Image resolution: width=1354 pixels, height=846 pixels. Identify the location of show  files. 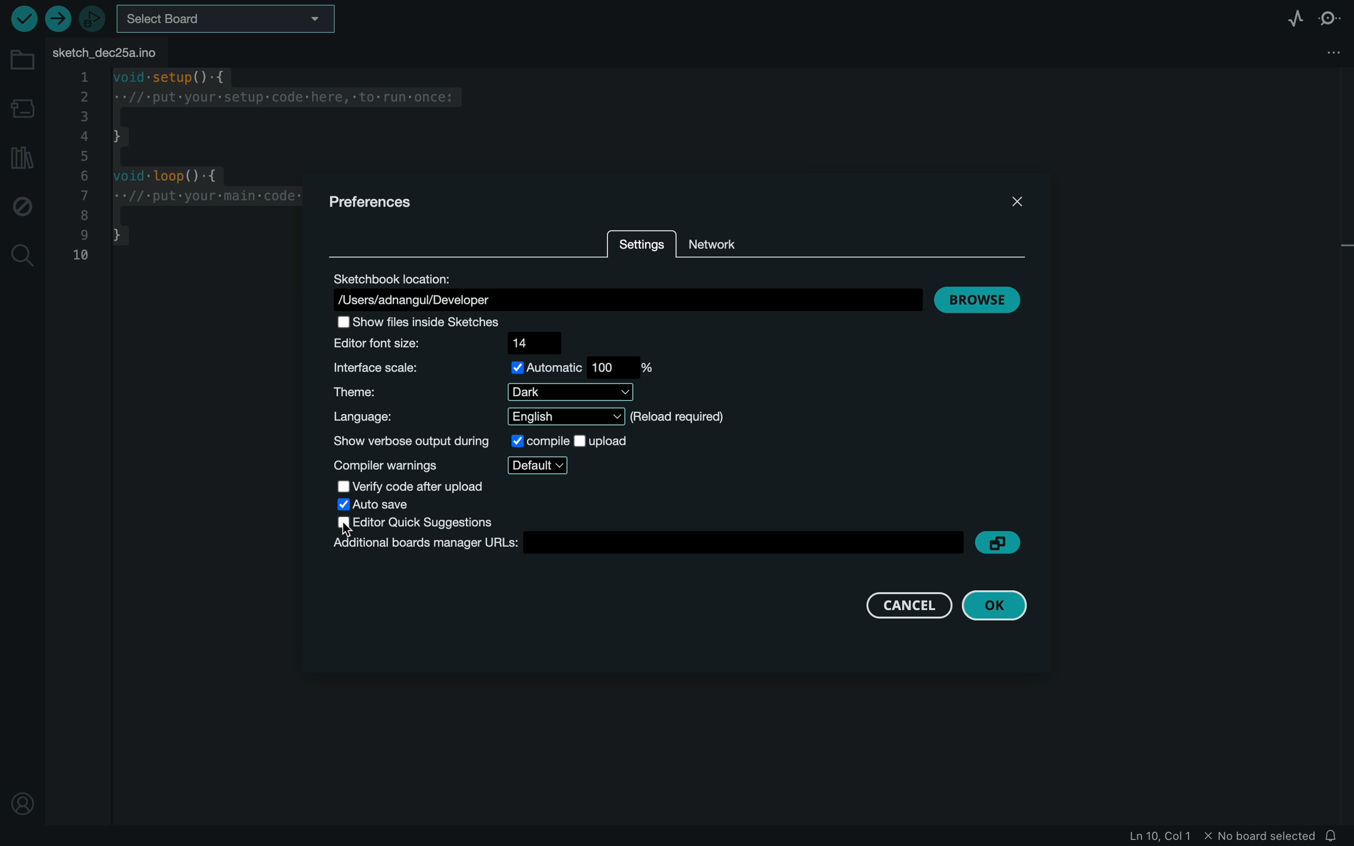
(427, 322).